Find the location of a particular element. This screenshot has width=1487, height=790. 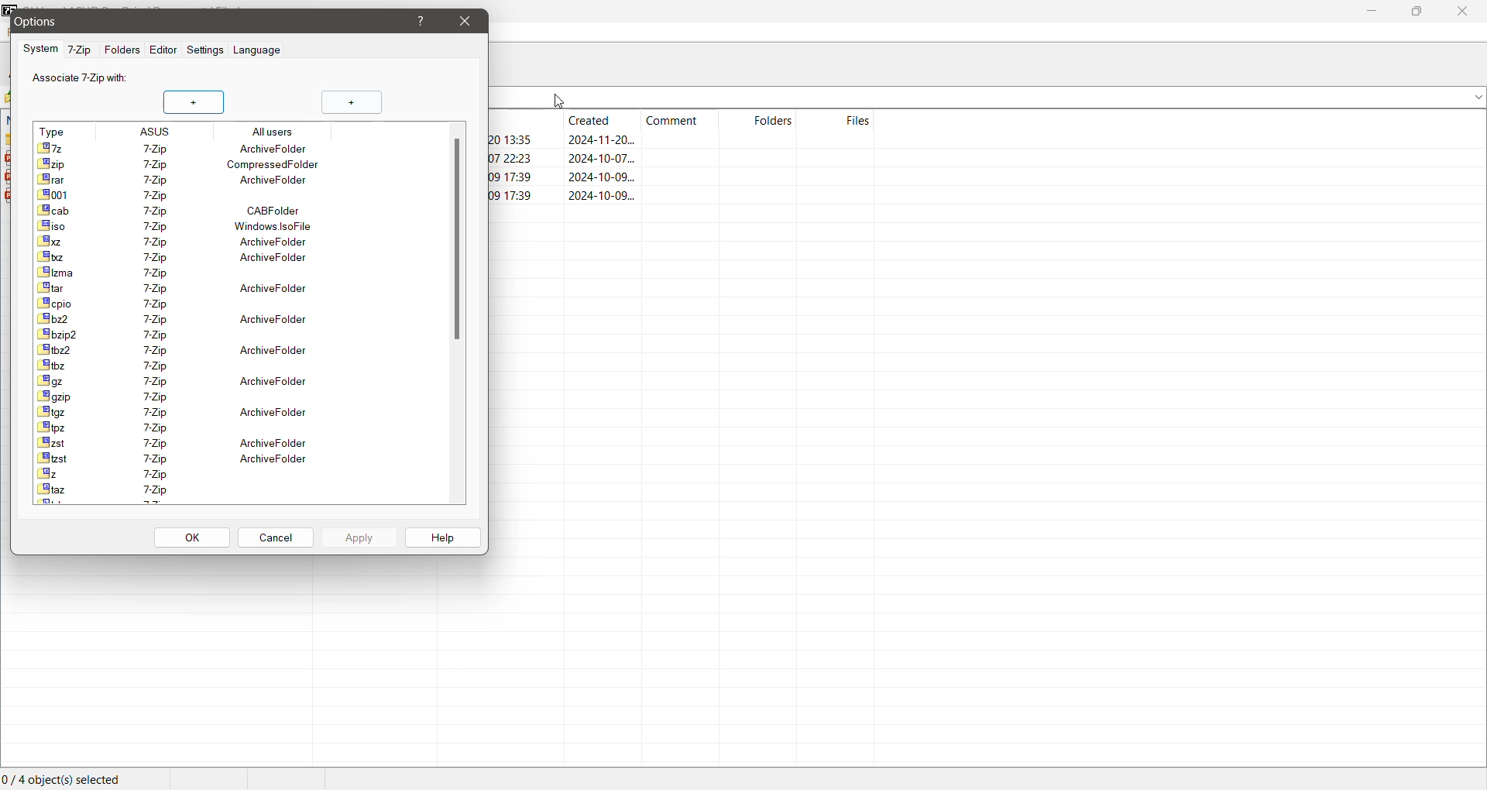

Archive Folder is located at coordinates (181, 240).